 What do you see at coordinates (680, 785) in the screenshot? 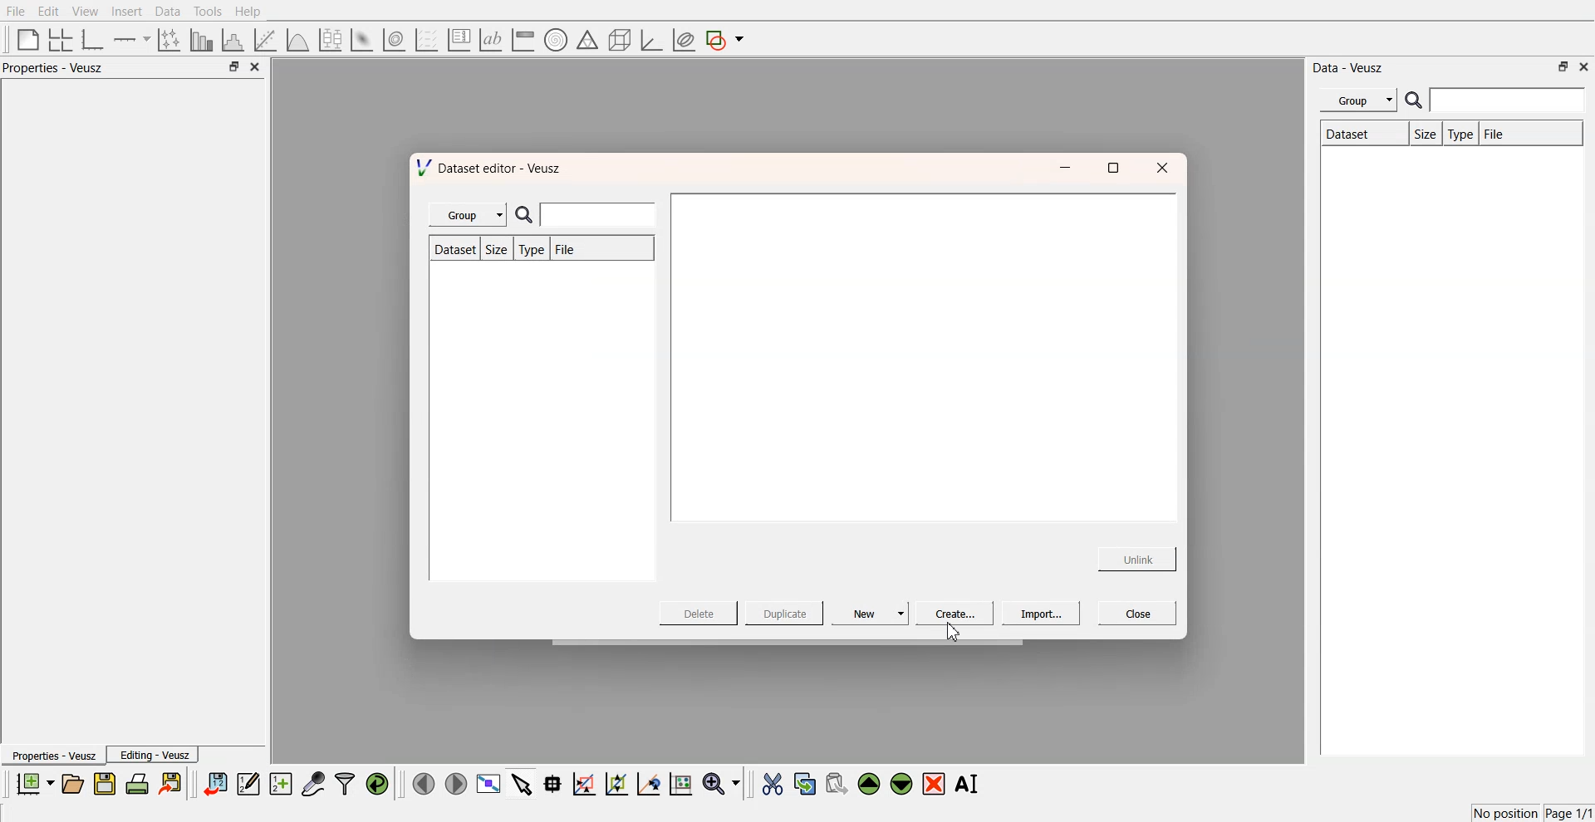
I see `reset the graph axes` at bounding box center [680, 785].